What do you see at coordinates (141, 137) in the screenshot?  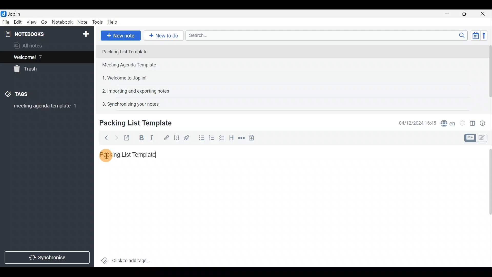 I see `Bold` at bounding box center [141, 137].